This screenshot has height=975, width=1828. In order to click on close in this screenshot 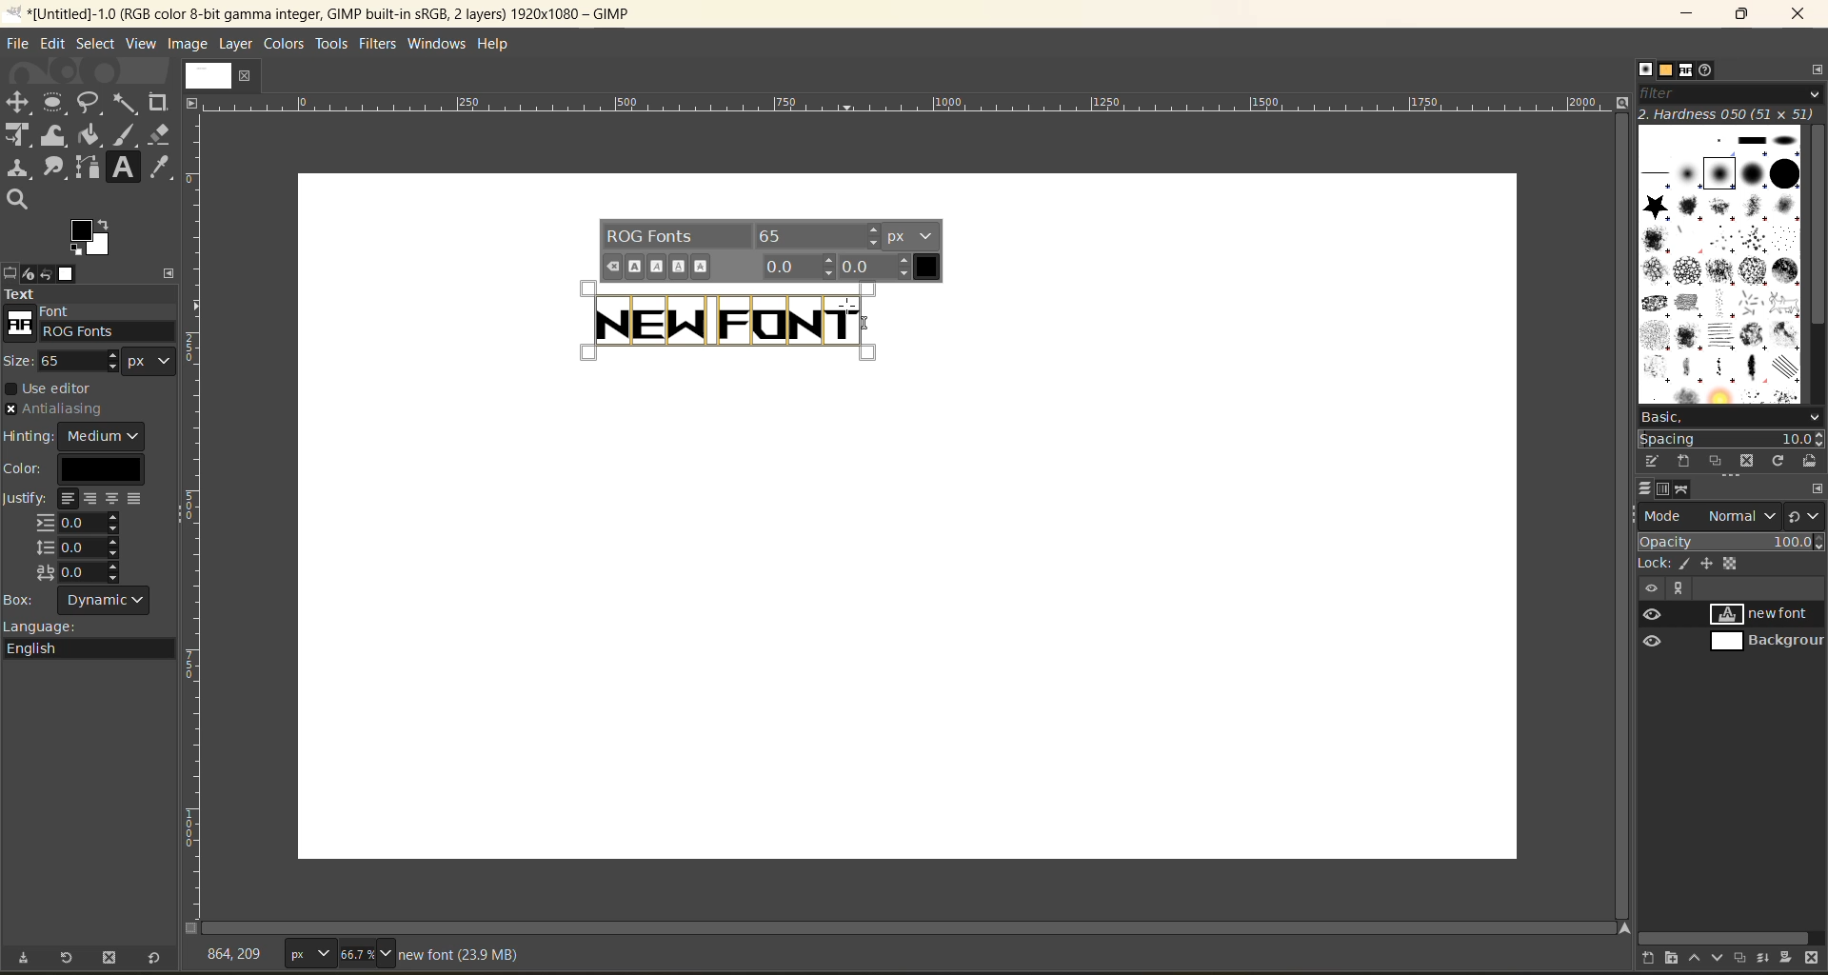, I will do `click(1800, 14)`.